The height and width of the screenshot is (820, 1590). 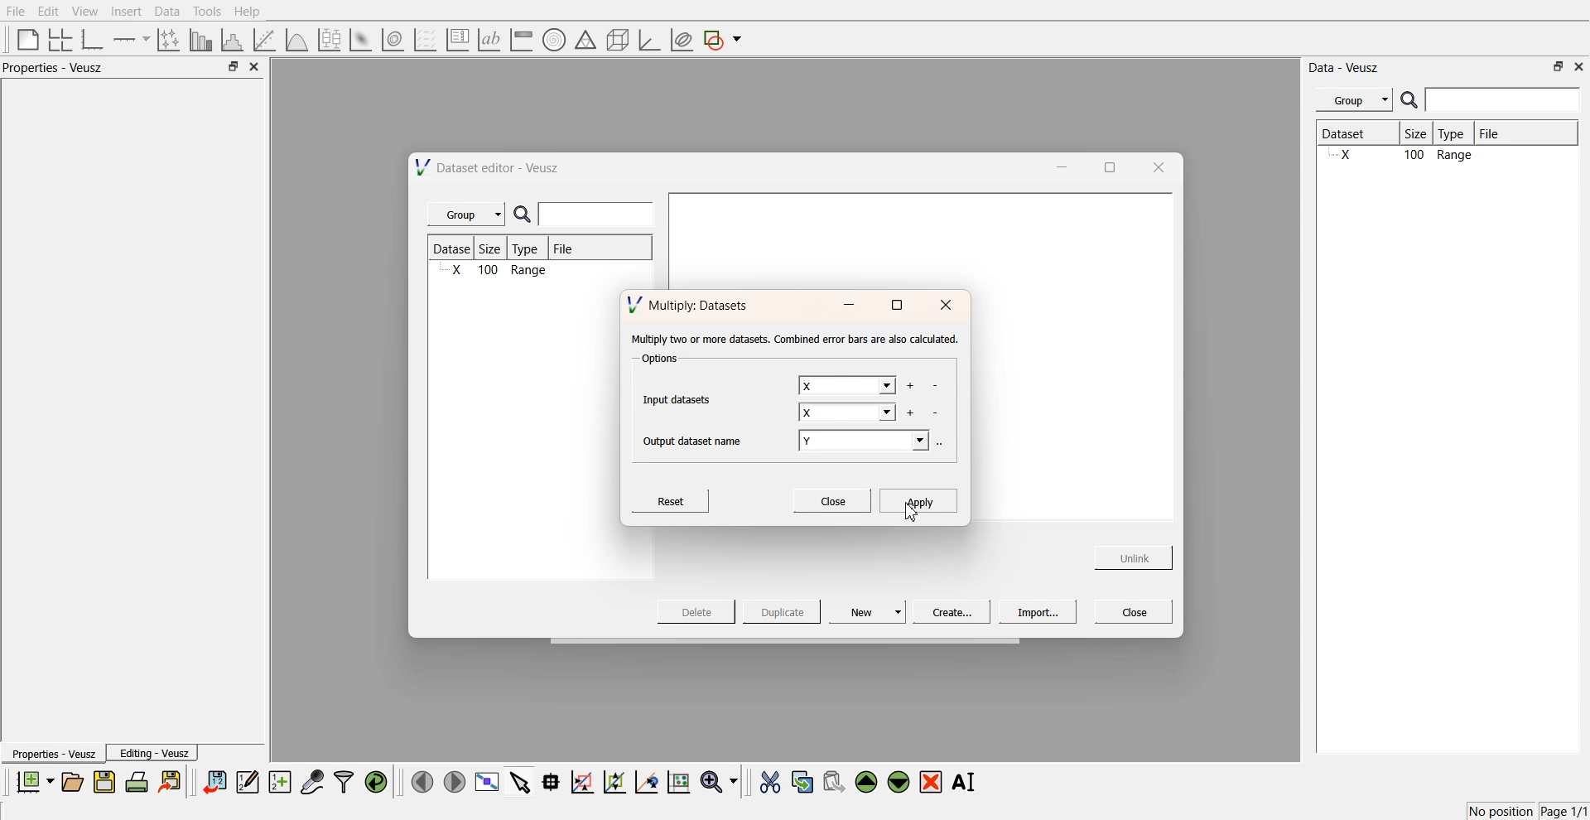 I want to click on No position, so click(x=1503, y=809).